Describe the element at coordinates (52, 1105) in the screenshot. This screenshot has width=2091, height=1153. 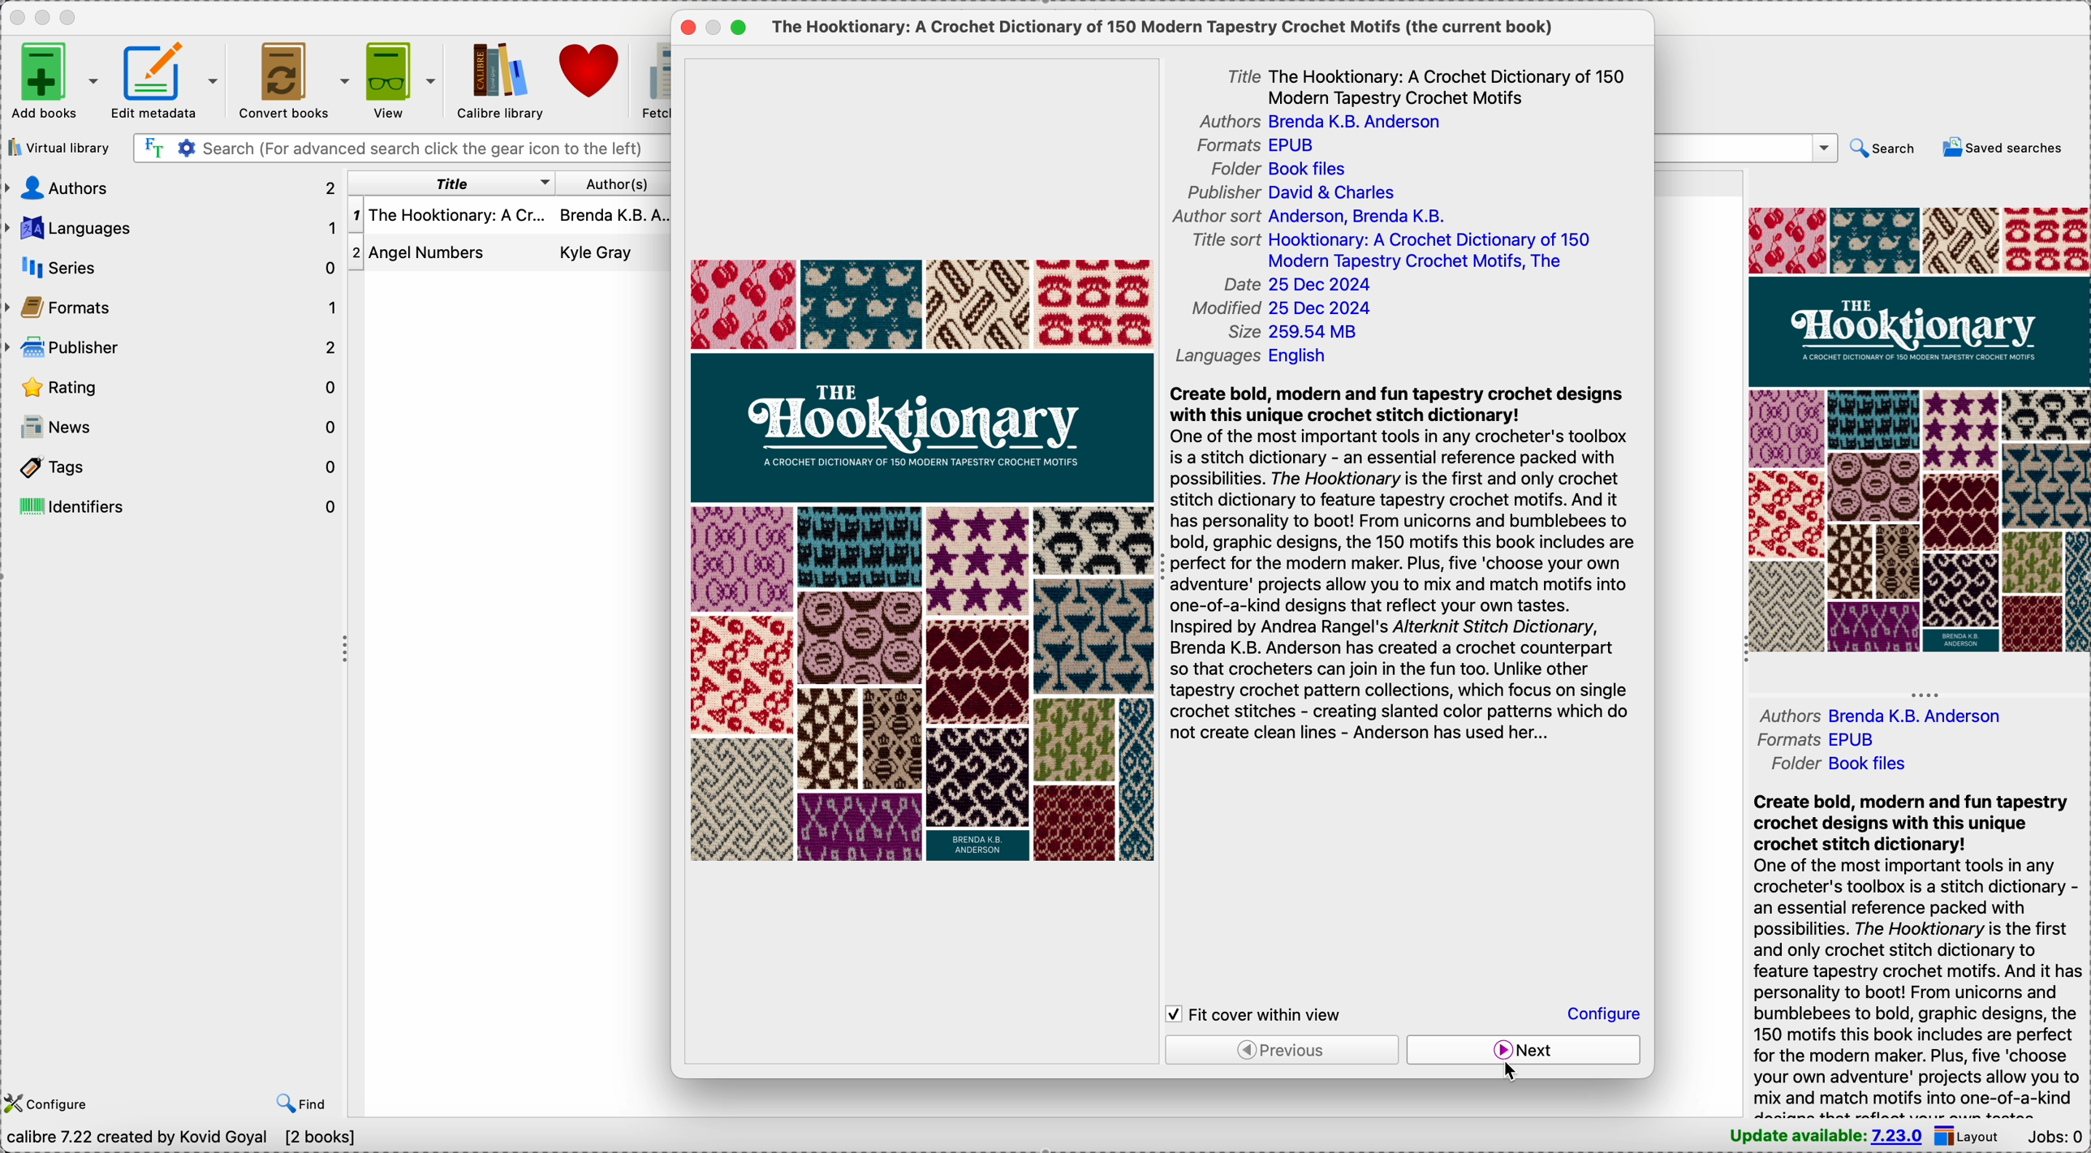
I see `configure` at that location.